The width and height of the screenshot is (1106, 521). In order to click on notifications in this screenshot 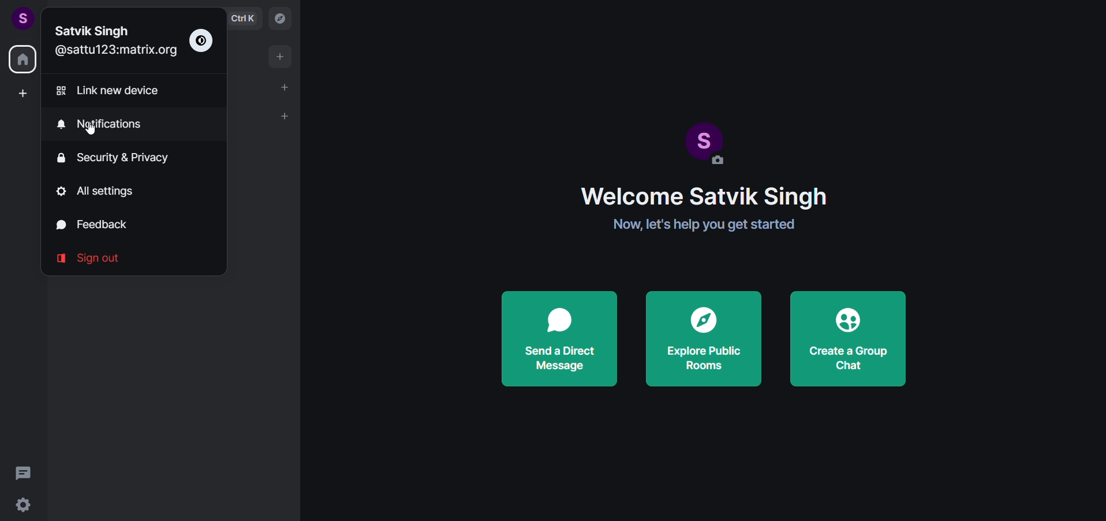, I will do `click(97, 126)`.